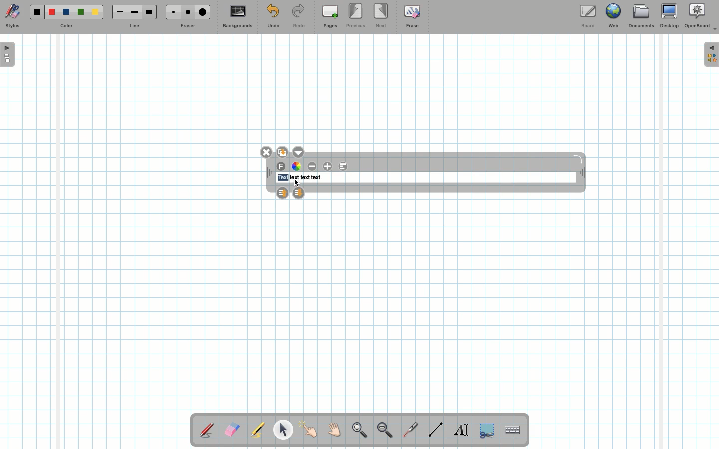  Describe the element at coordinates (578, 158) in the screenshot. I see `Rotate` at that location.